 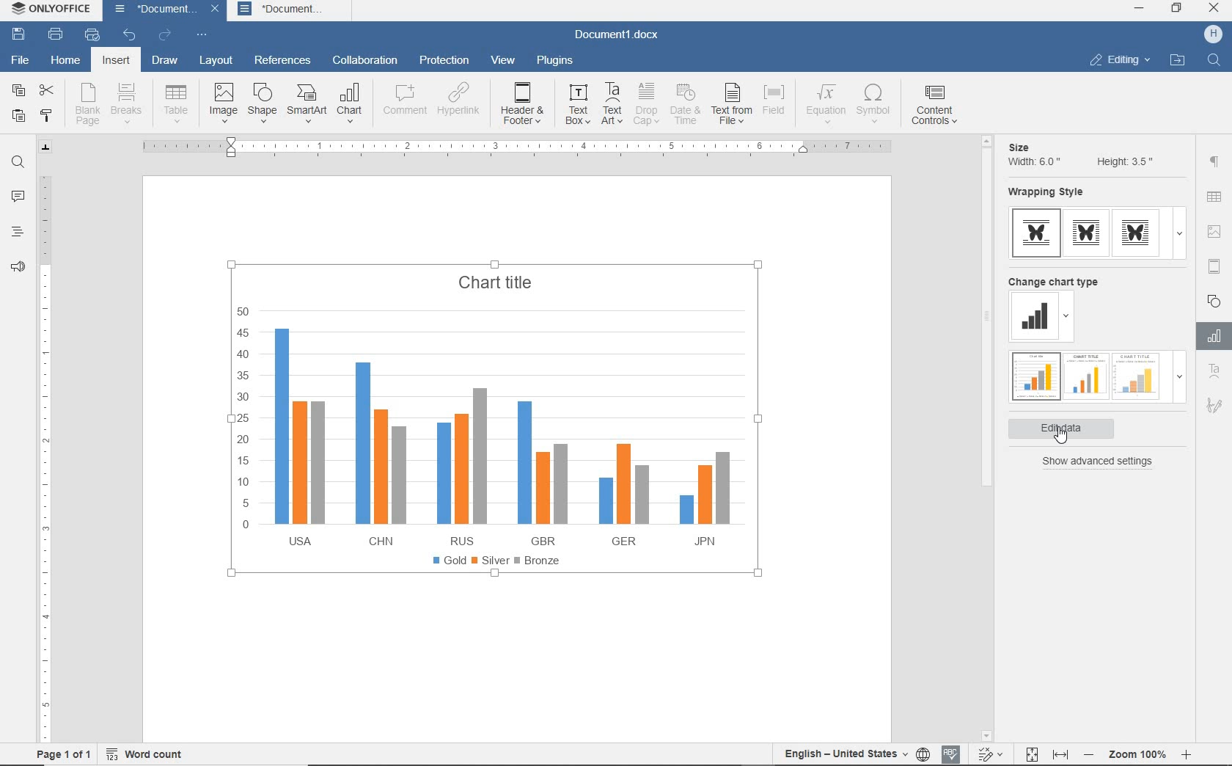 What do you see at coordinates (19, 59) in the screenshot?
I see `file` at bounding box center [19, 59].